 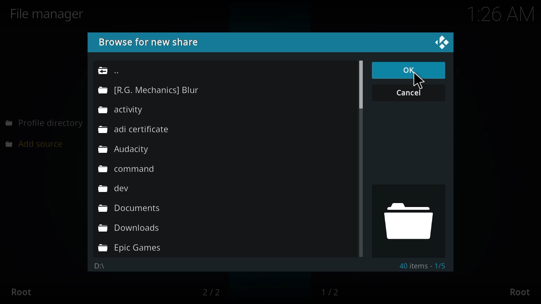 What do you see at coordinates (409, 70) in the screenshot?
I see `ok` at bounding box center [409, 70].